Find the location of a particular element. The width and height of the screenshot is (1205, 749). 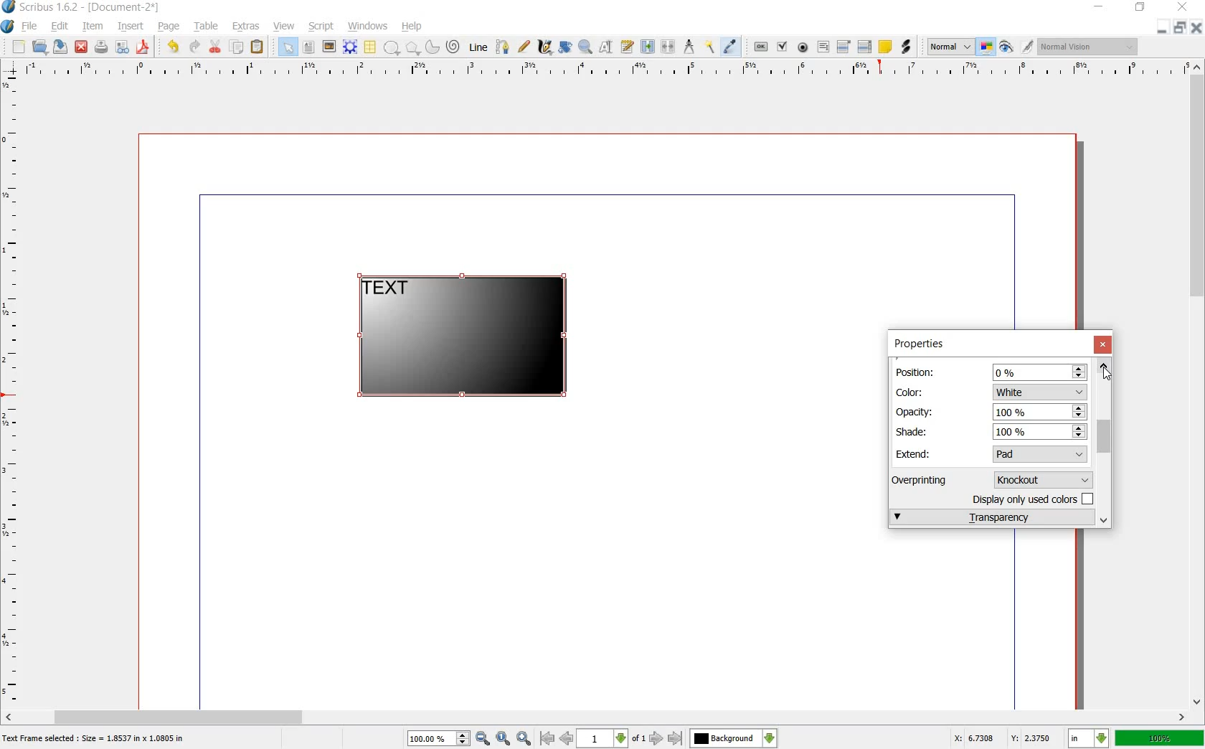

shade is located at coordinates (917, 431).